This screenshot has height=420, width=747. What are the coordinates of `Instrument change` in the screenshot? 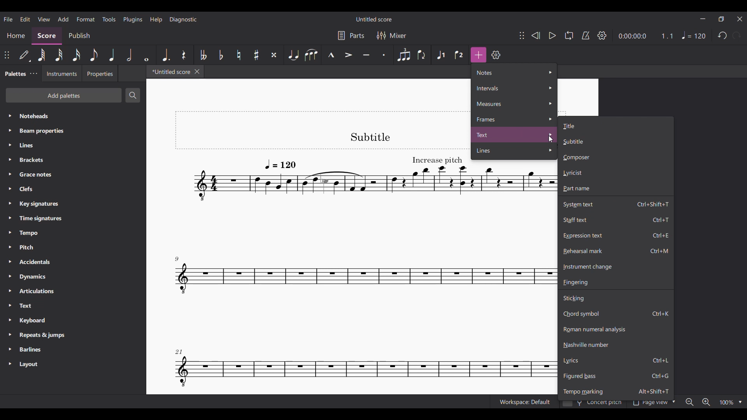 It's located at (615, 267).